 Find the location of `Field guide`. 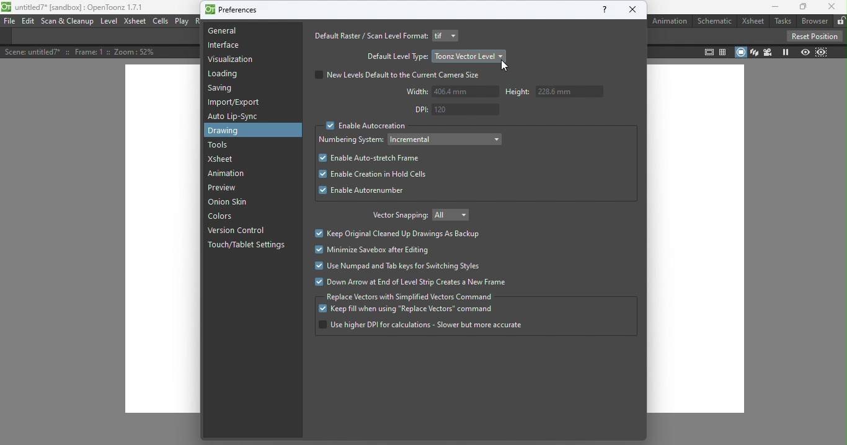

Field guide is located at coordinates (724, 51).